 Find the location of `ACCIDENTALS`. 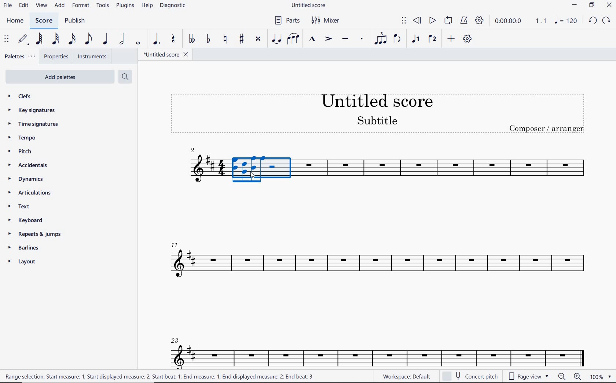

ACCIDENTALS is located at coordinates (31, 165).